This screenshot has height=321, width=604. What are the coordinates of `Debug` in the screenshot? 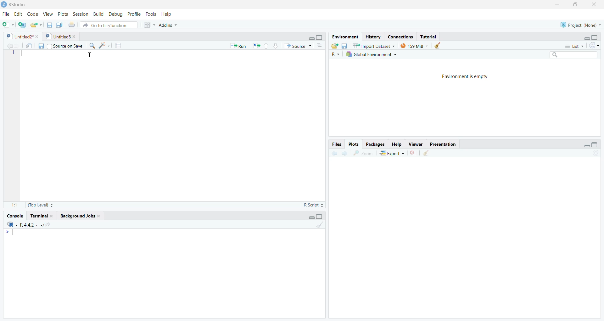 It's located at (115, 15).